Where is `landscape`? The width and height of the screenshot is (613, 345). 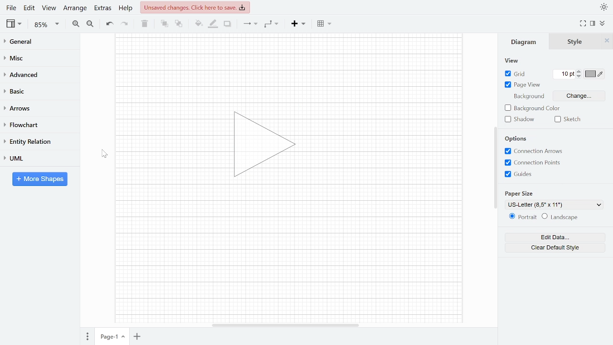
landscape is located at coordinates (560, 218).